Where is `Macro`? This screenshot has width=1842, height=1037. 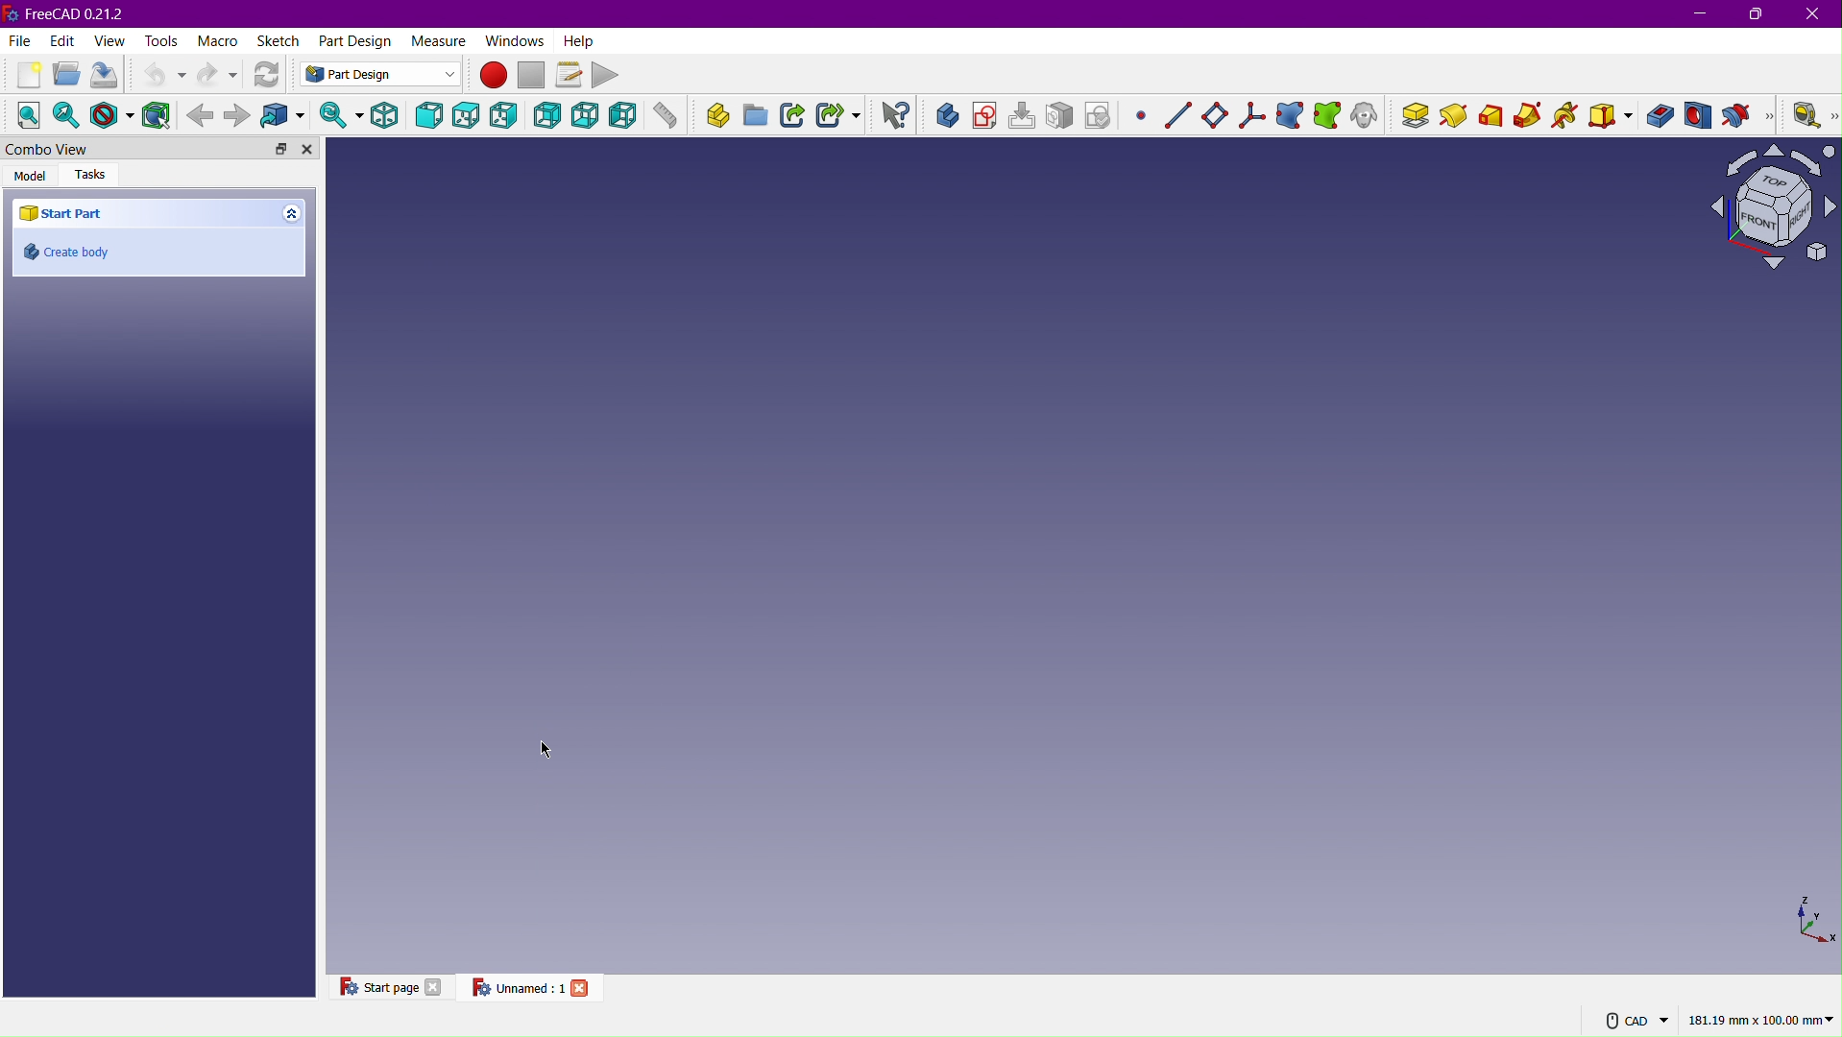 Macro is located at coordinates (223, 39).